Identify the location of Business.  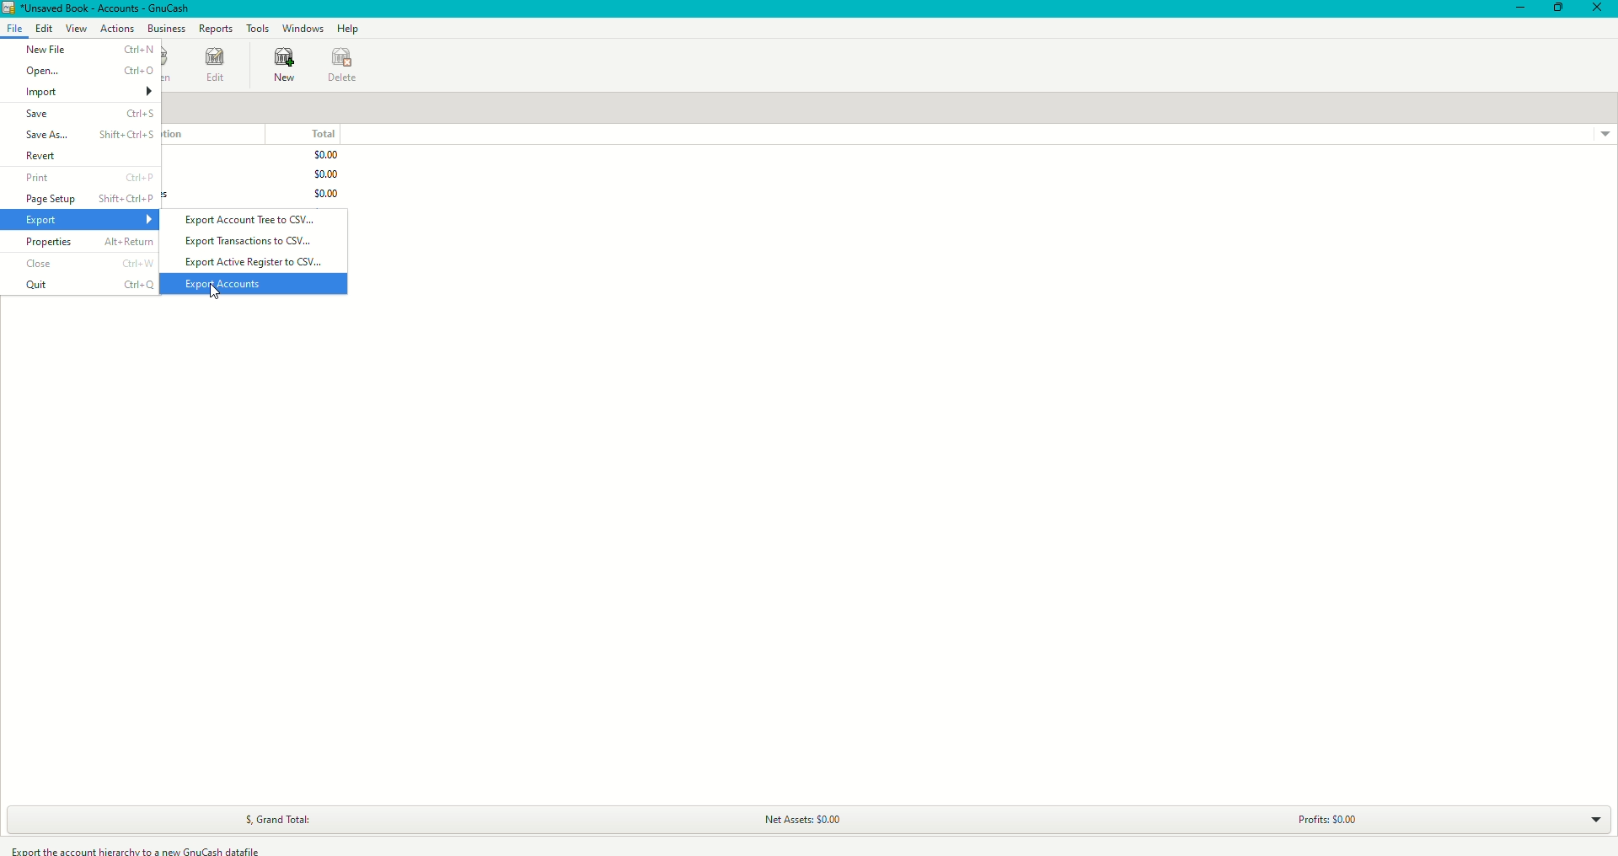
(164, 29).